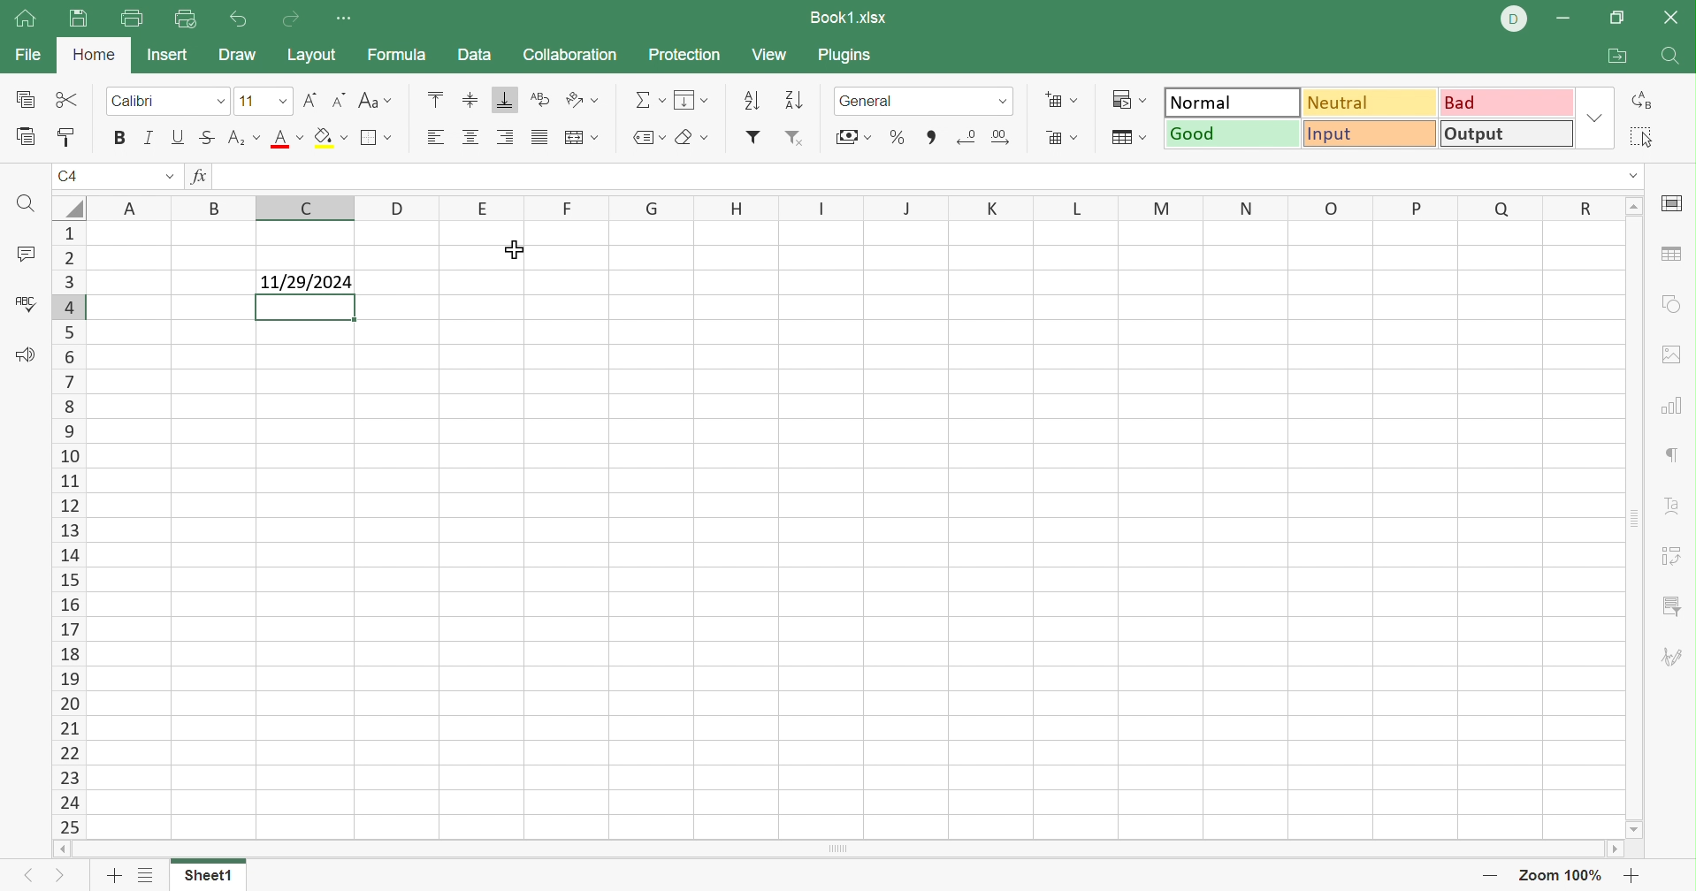 The width and height of the screenshot is (1696, 891). Describe the element at coordinates (968, 139) in the screenshot. I see `Decrease decimal` at that location.